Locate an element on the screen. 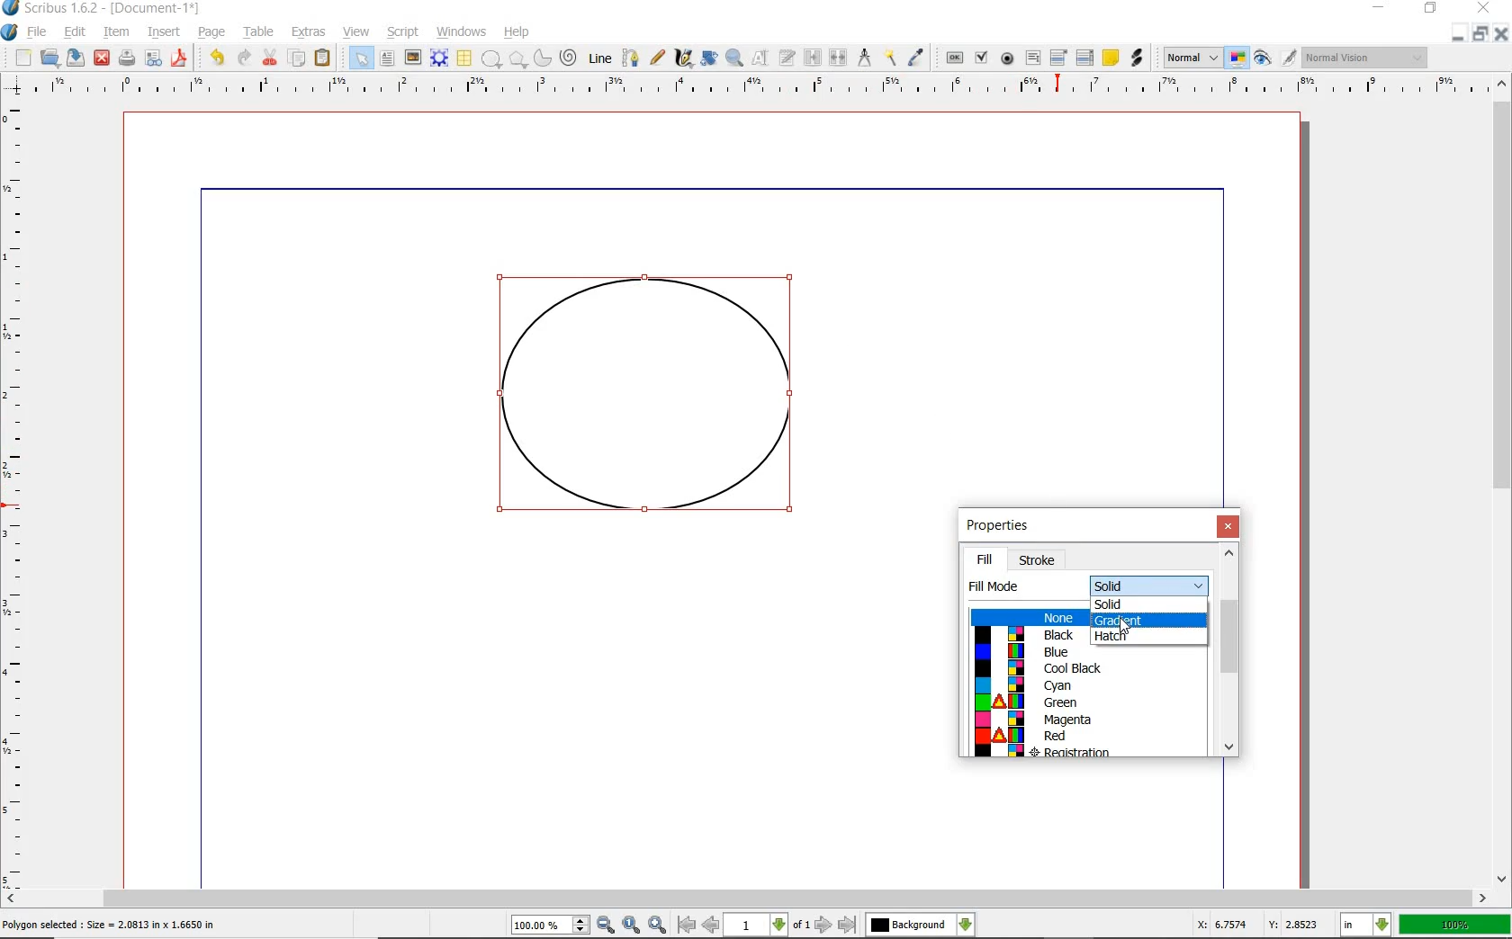  IMAGE is located at coordinates (412, 57).